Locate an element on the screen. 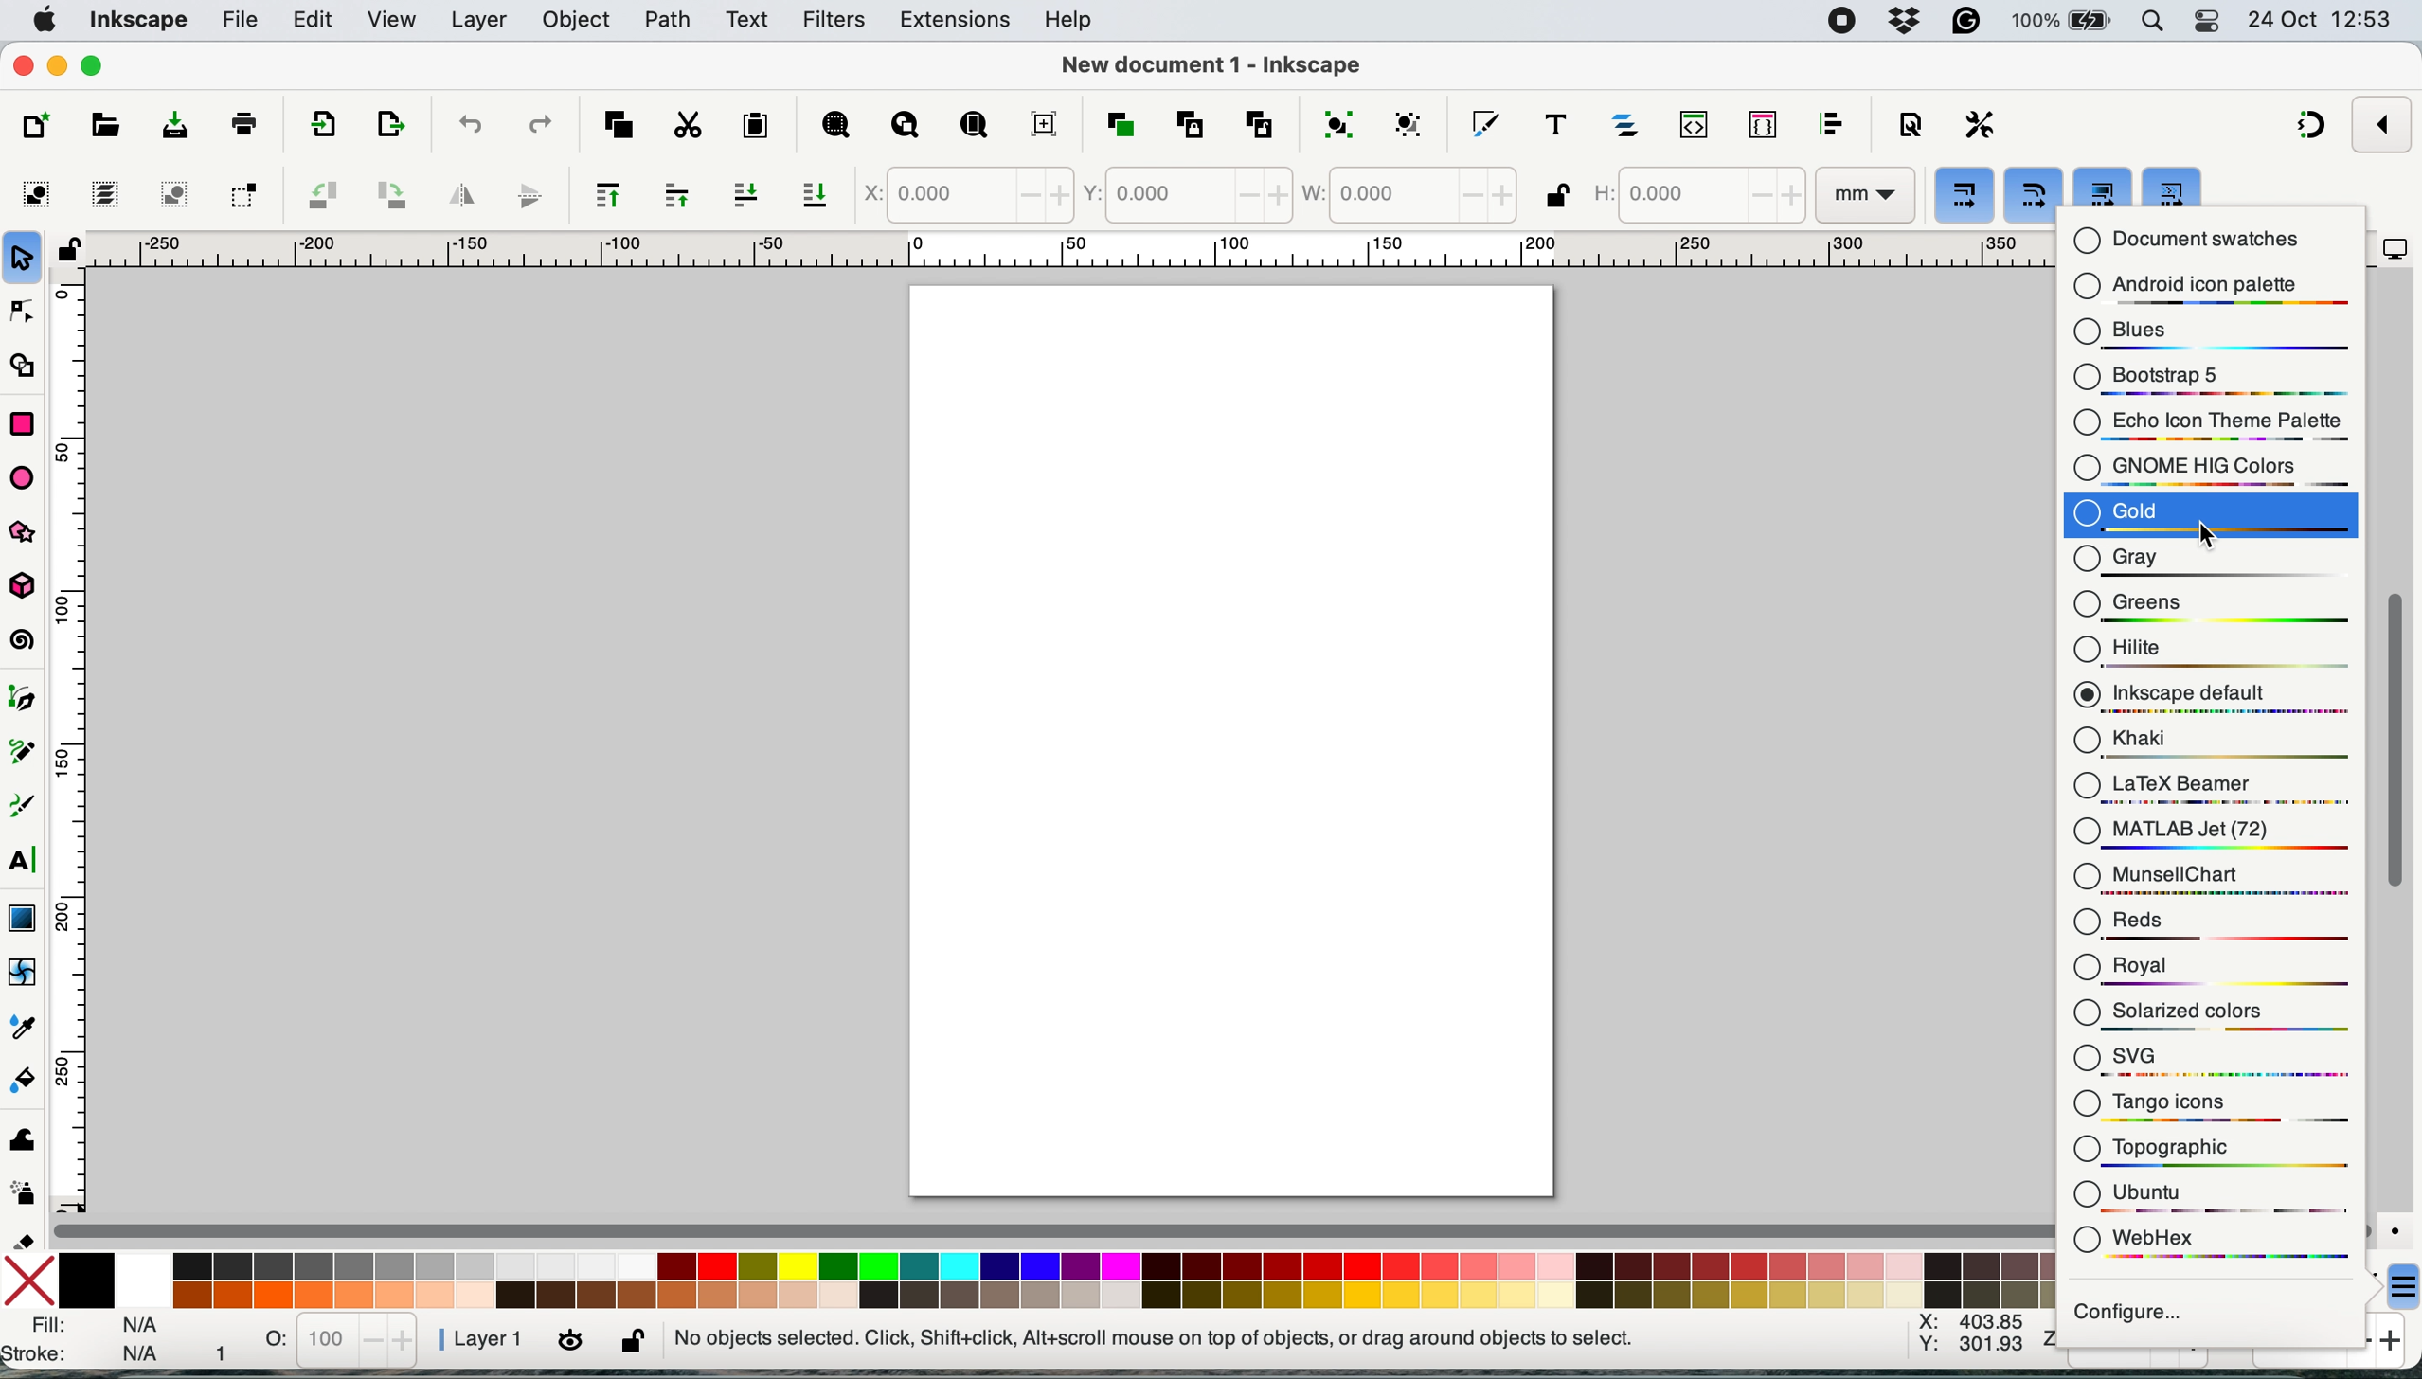  greens is located at coordinates (2208, 606).